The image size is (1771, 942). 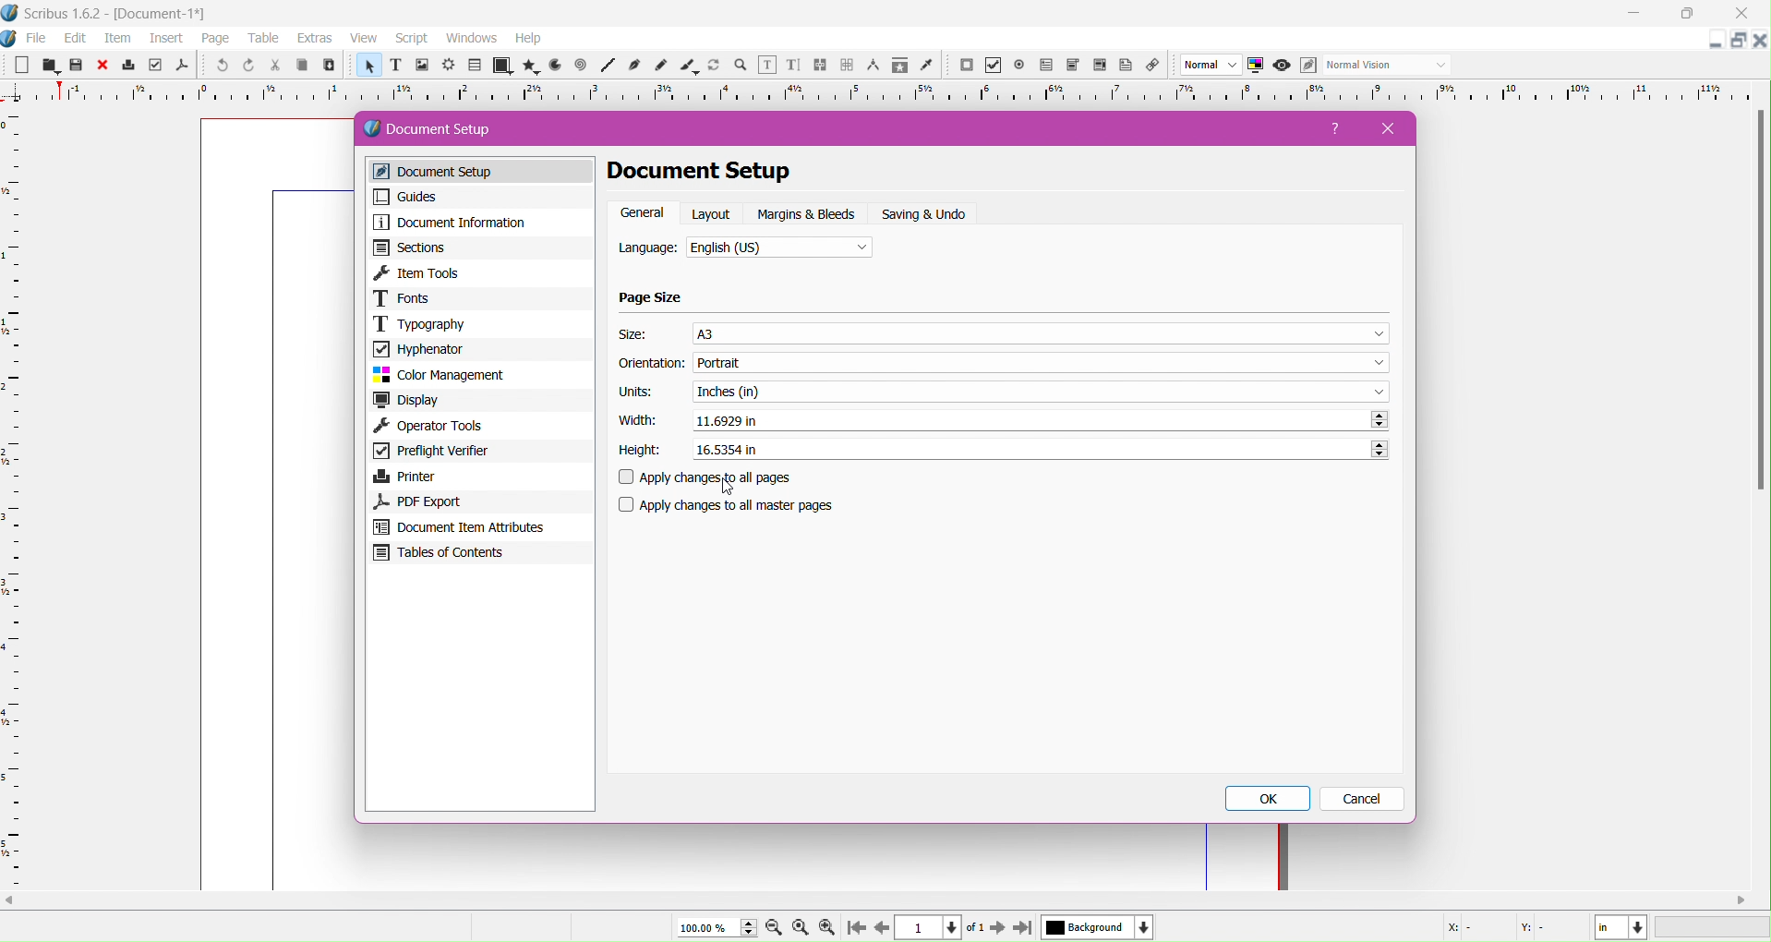 What do you see at coordinates (528, 39) in the screenshot?
I see `help menu` at bounding box center [528, 39].